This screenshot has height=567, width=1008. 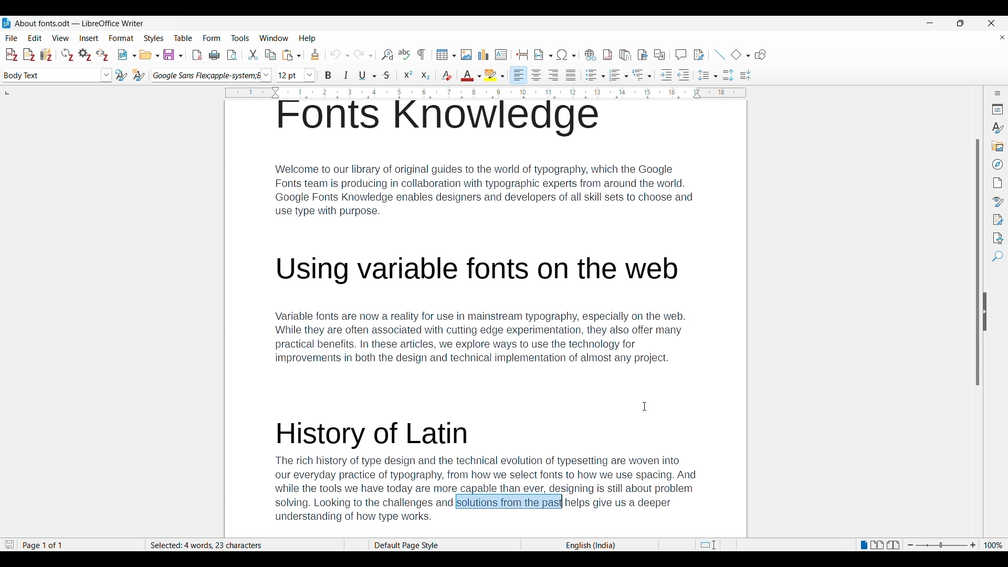 I want to click on Text in current document, so click(x=484, y=319).